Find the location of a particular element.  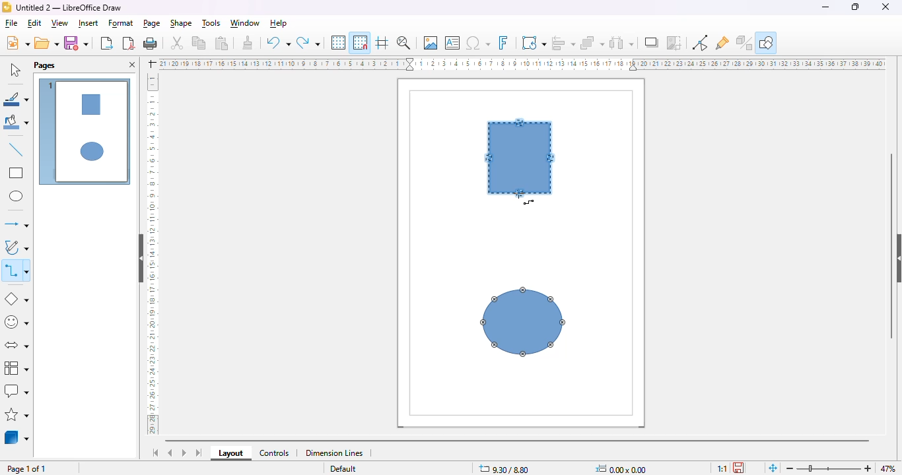

flowchart is located at coordinates (17, 367).